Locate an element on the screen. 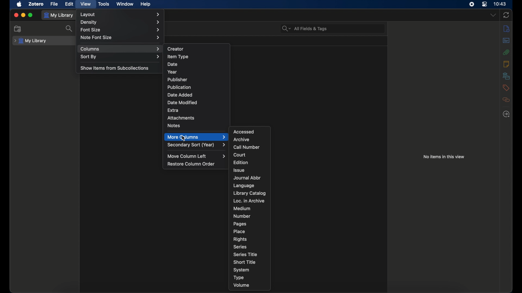 The height and width of the screenshot is (293, 522). year is located at coordinates (172, 72).